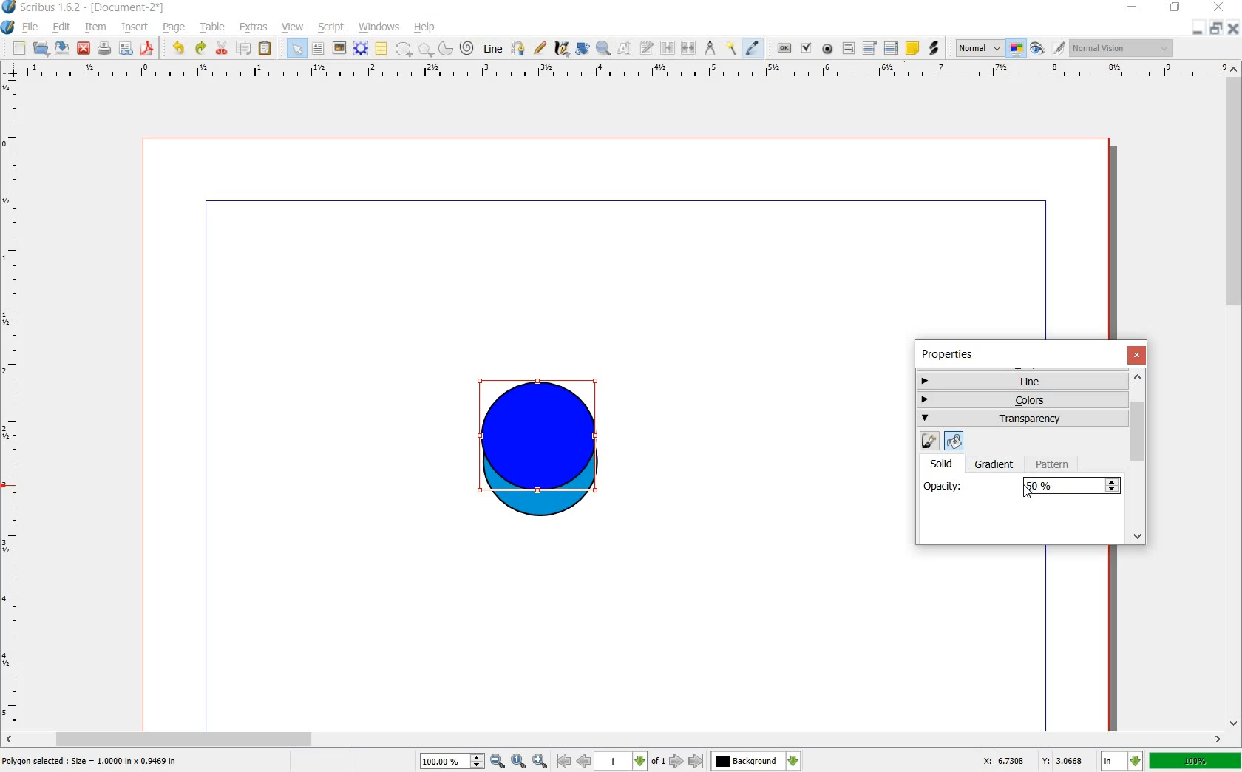 This screenshot has height=772, width=1242. What do you see at coordinates (621, 762) in the screenshot?
I see `1` at bounding box center [621, 762].